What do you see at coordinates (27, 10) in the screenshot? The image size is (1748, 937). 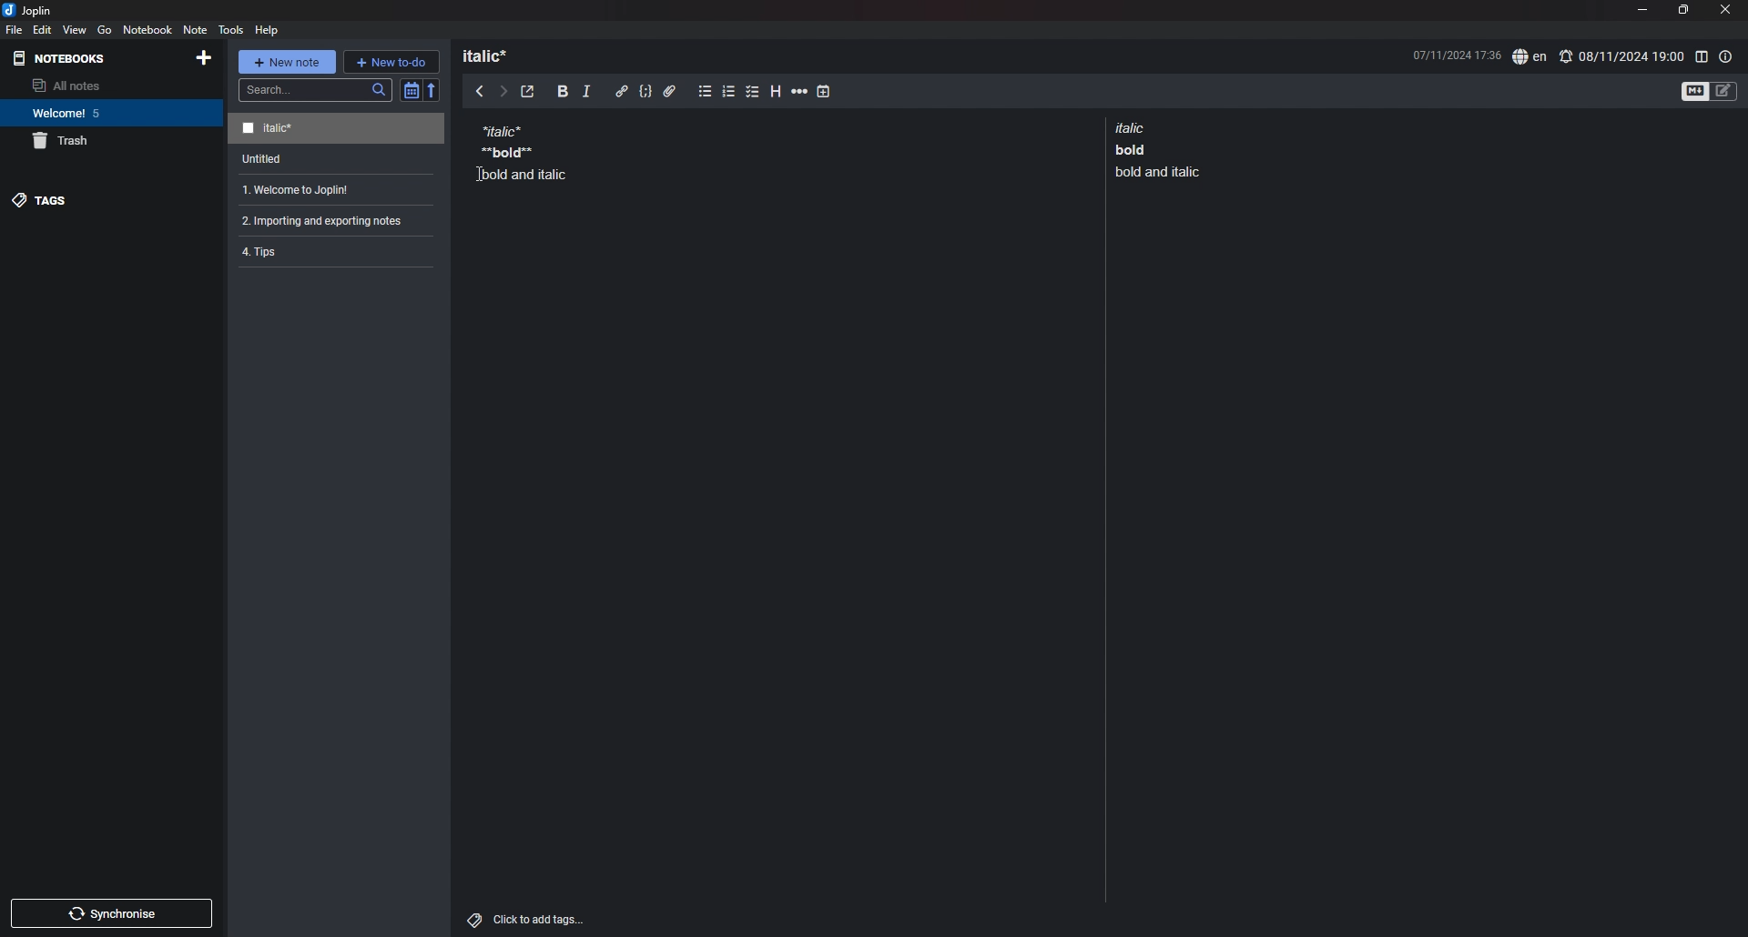 I see `joplin` at bounding box center [27, 10].